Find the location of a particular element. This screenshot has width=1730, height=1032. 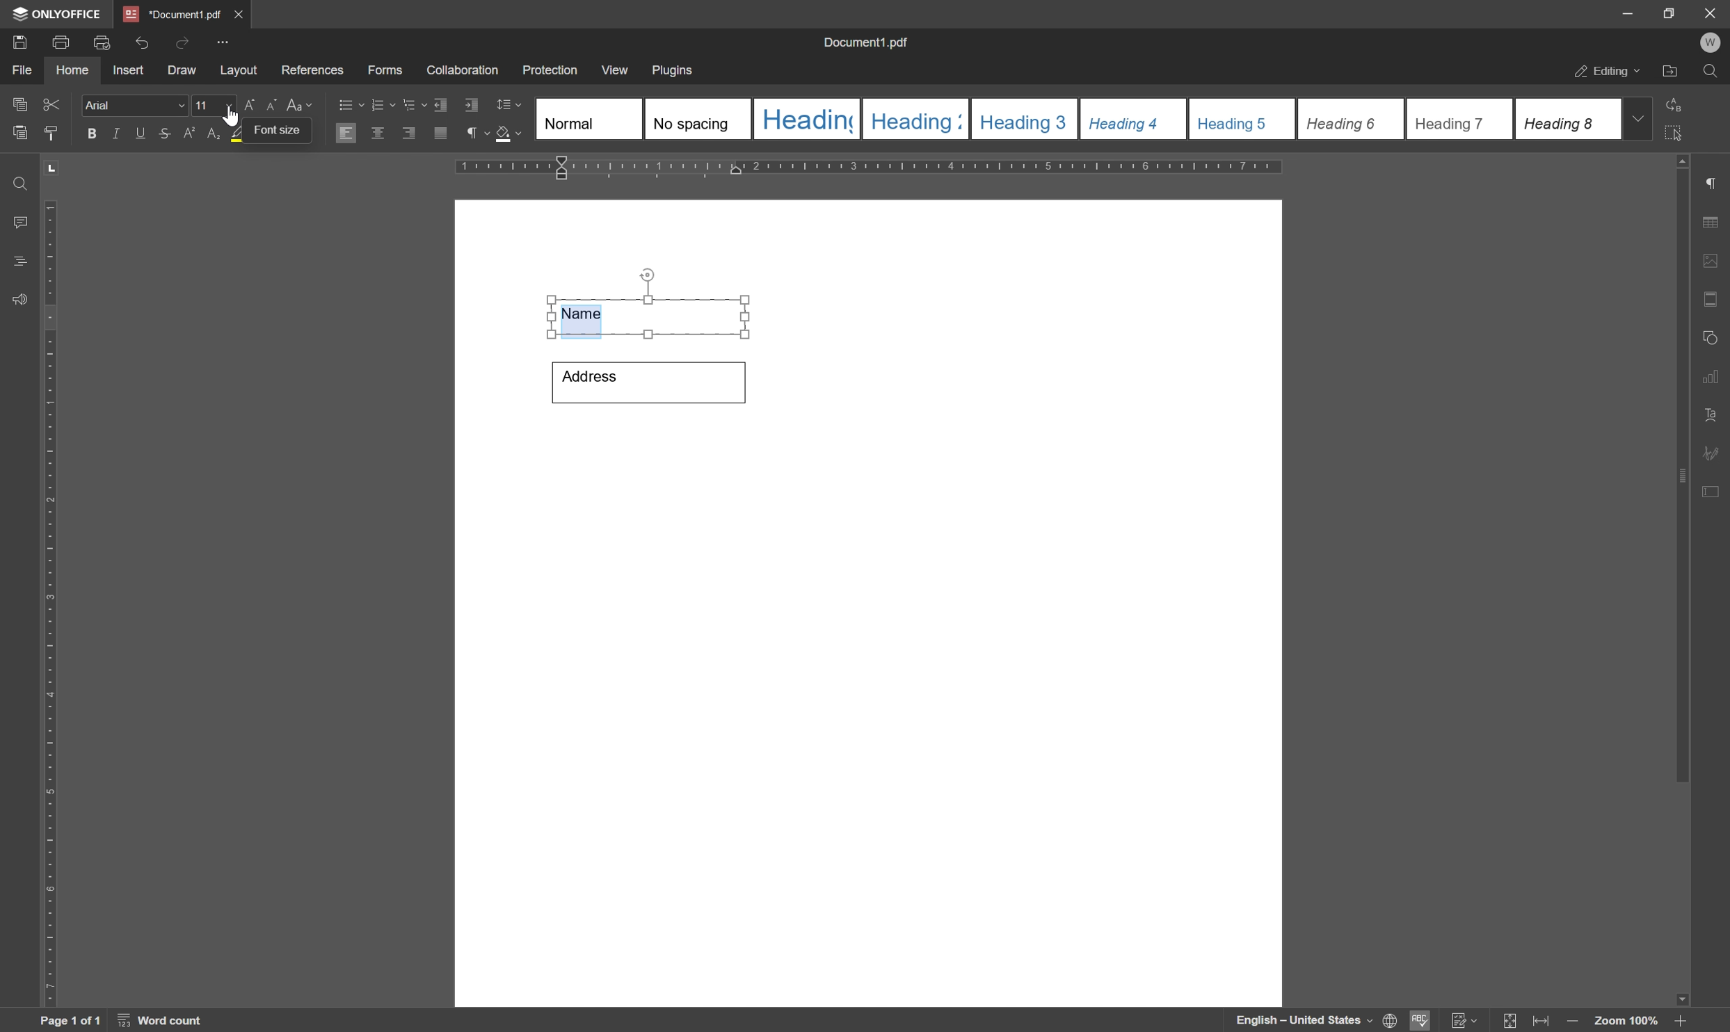

non printing characters is located at coordinates (475, 136).